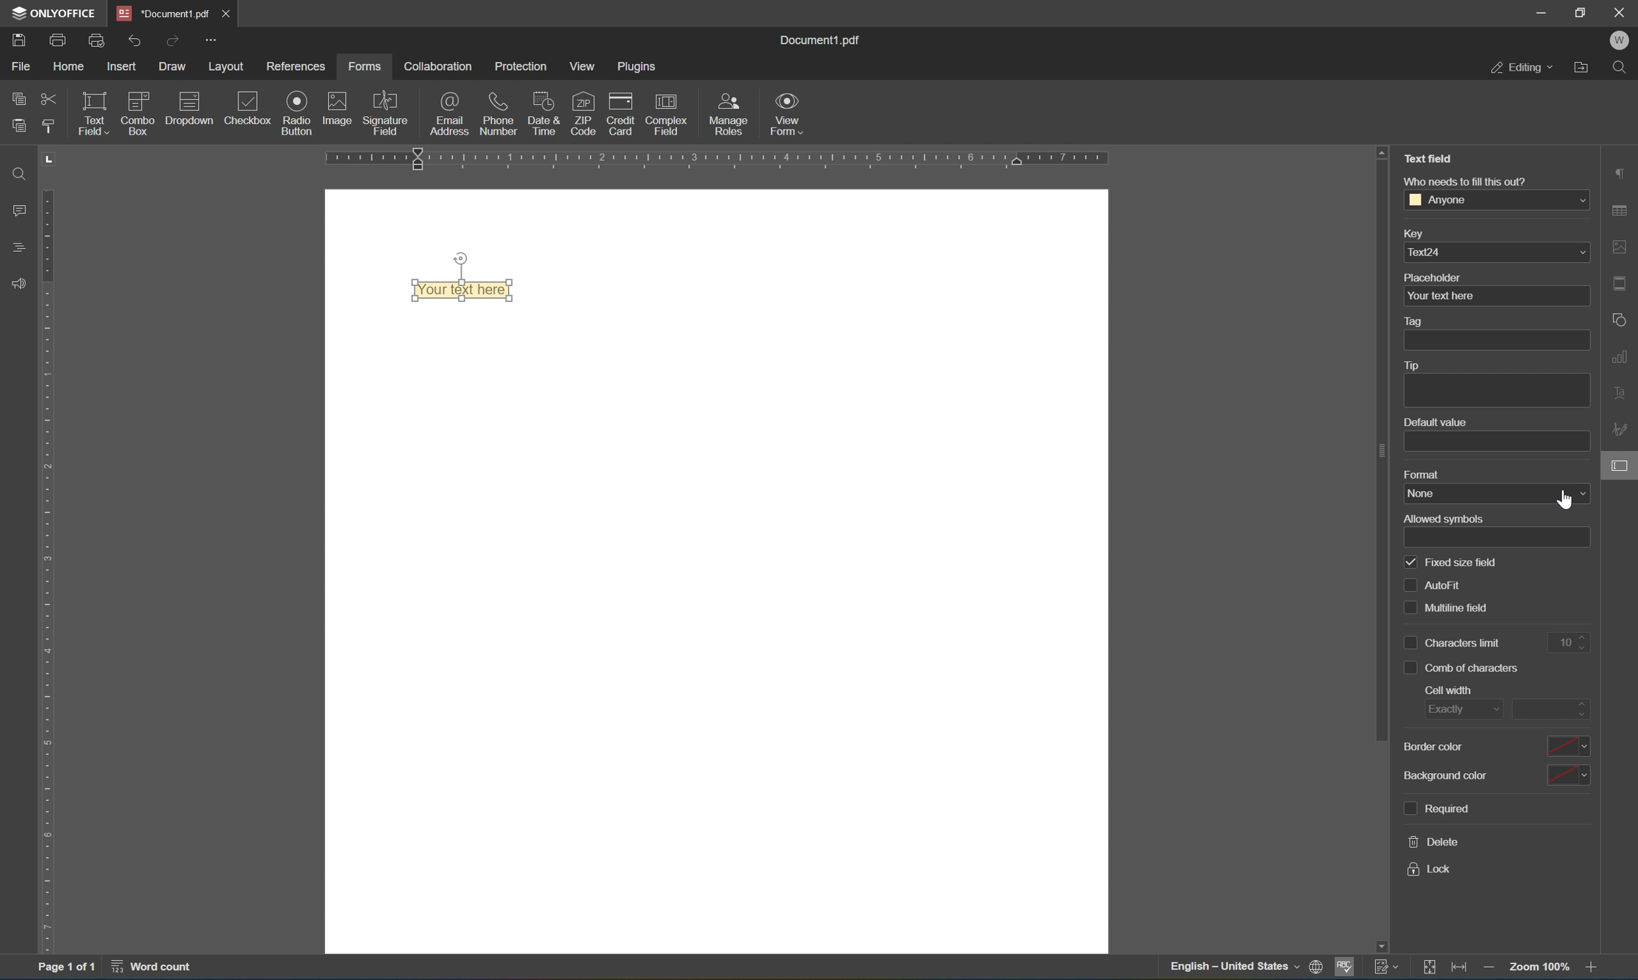  Describe the element at coordinates (65, 969) in the screenshot. I see `page 1 of 1` at that location.